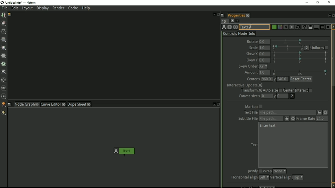  Describe the element at coordinates (251, 25) in the screenshot. I see `cursor` at that location.